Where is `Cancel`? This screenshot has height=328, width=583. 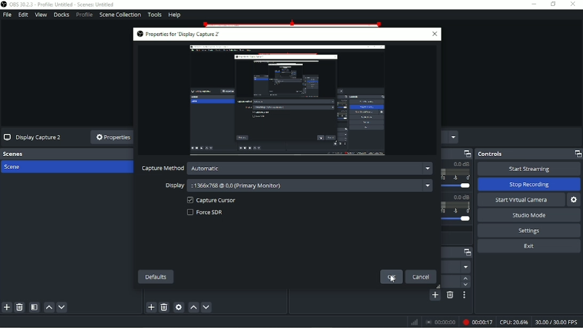 Cancel is located at coordinates (422, 277).